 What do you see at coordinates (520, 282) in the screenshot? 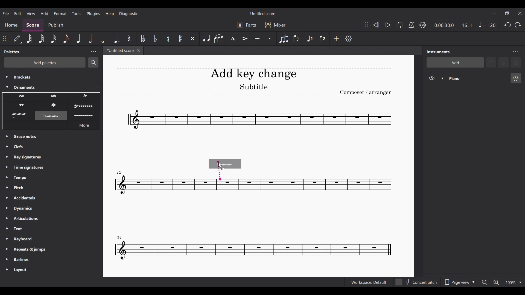
I see `Zoom options` at bounding box center [520, 282].